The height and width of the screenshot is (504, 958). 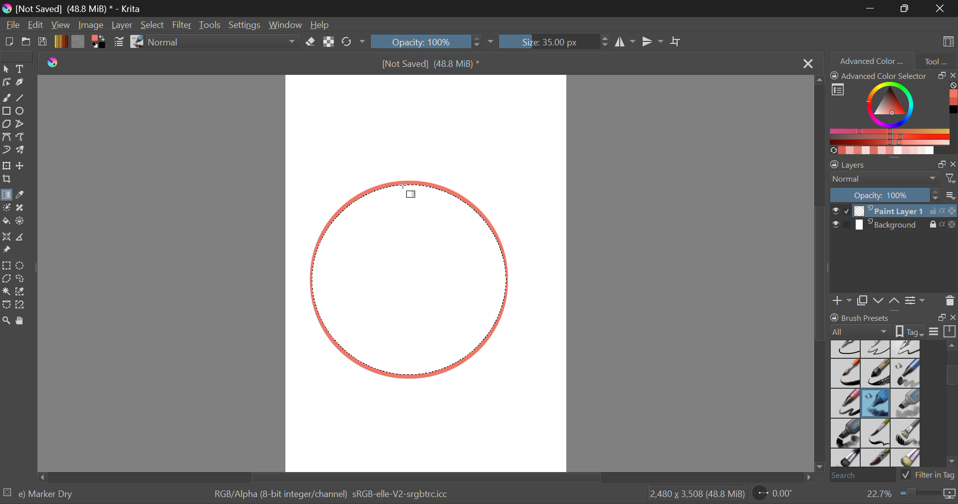 What do you see at coordinates (6, 265) in the screenshot?
I see `Rectangle Selection Tool` at bounding box center [6, 265].